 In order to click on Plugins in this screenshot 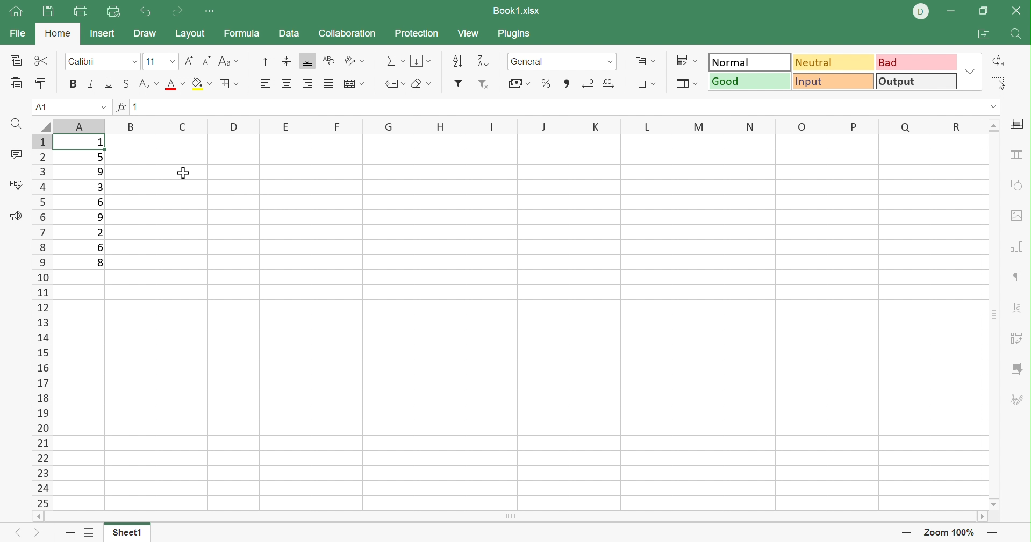, I will do `click(513, 34)`.